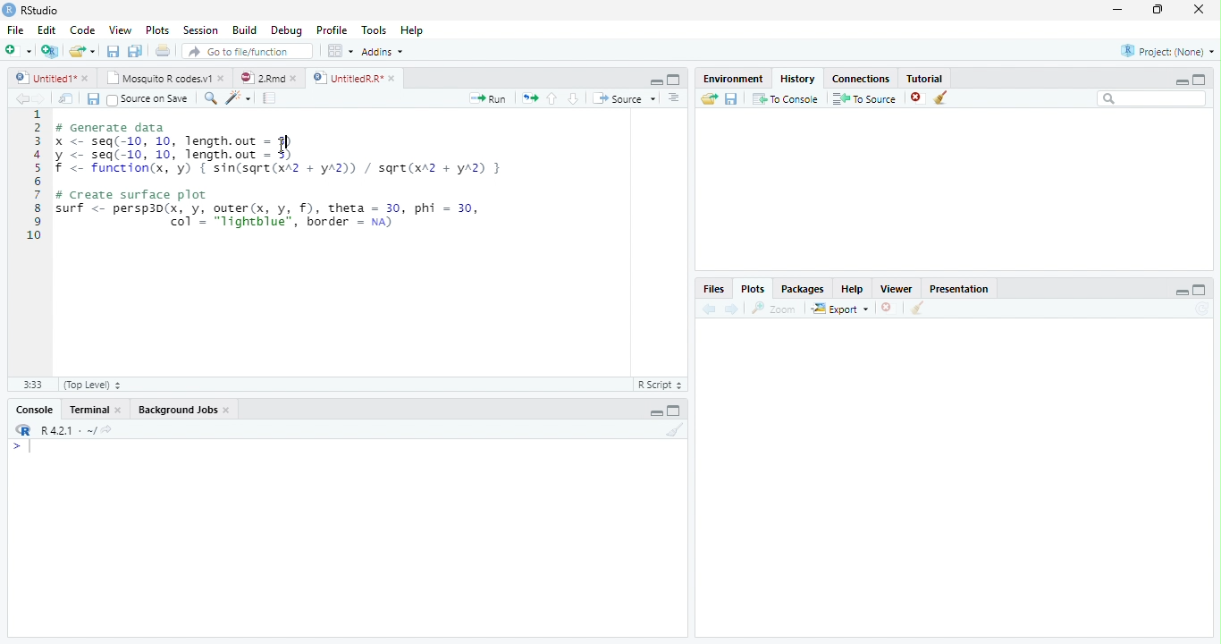  What do you see at coordinates (269, 97) in the screenshot?
I see `Compile Report` at bounding box center [269, 97].